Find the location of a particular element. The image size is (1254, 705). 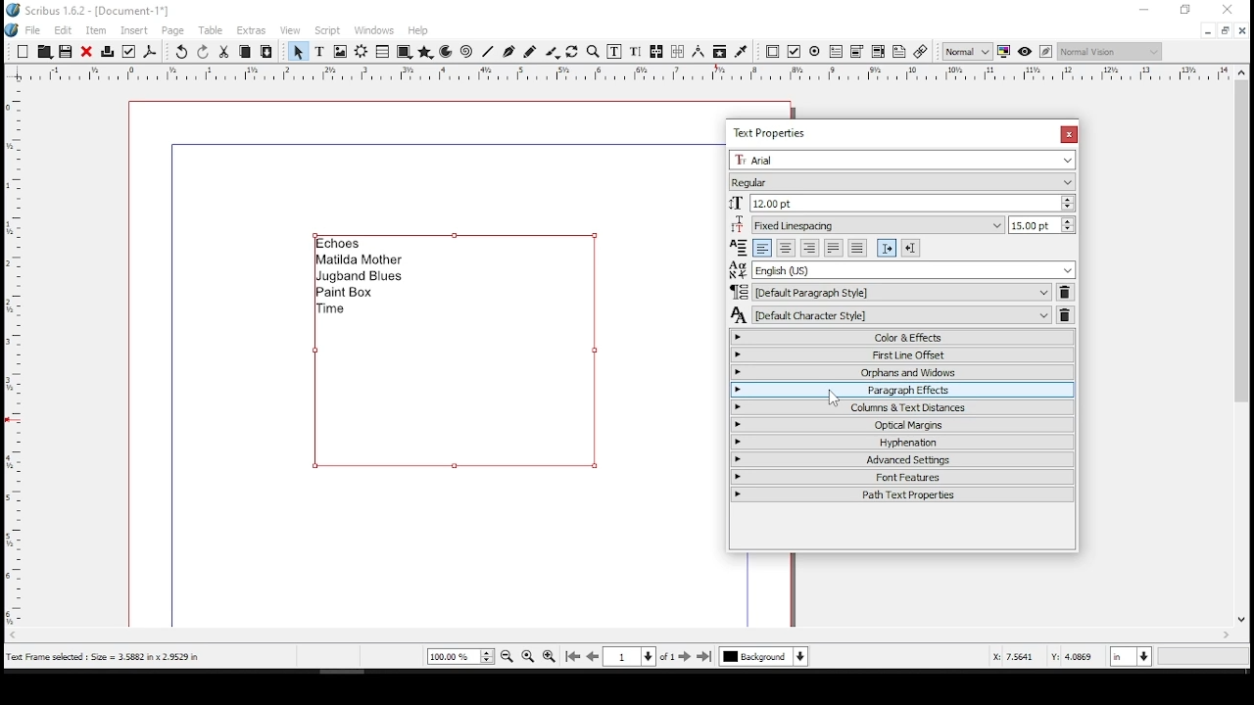

insert is located at coordinates (135, 29).